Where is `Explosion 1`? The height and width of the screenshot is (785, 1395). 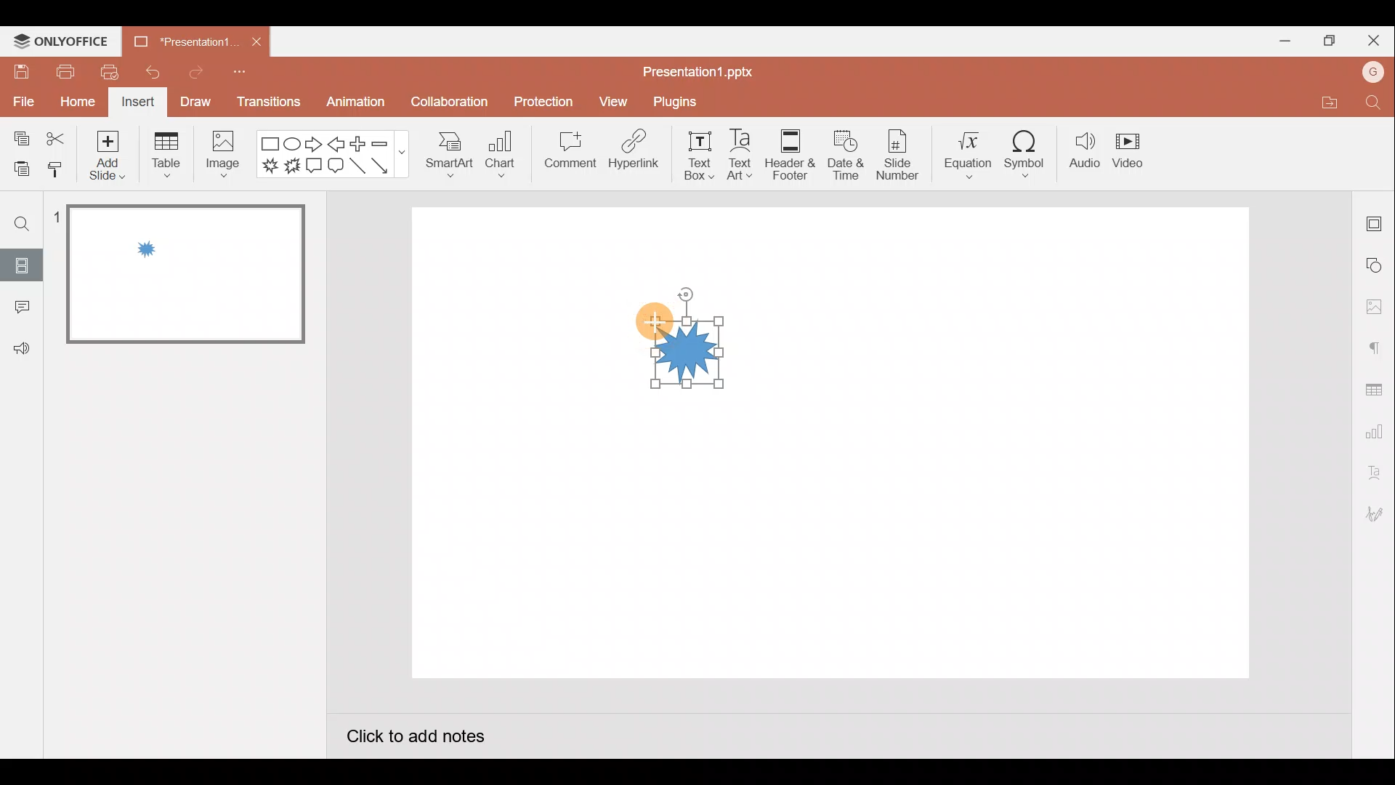 Explosion 1 is located at coordinates (267, 168).